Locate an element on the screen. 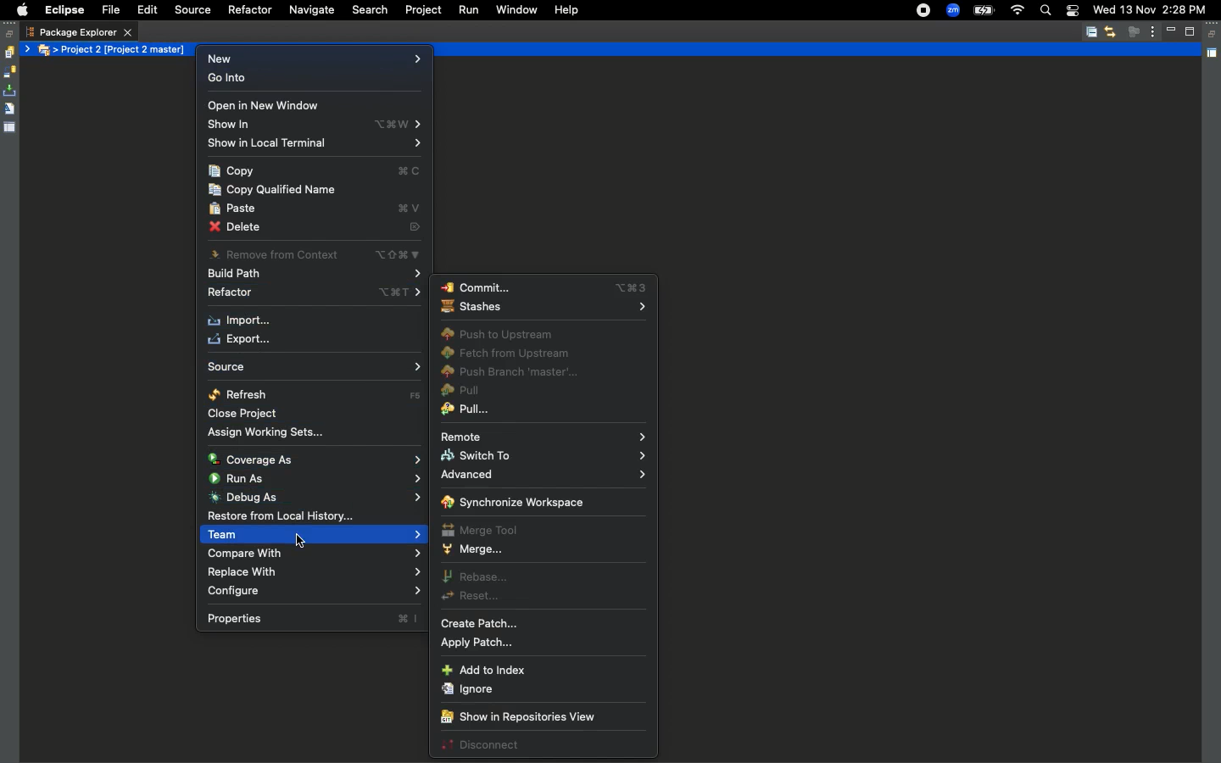 This screenshot has height=763, width=1221. Copy qualified name is located at coordinates (276, 192).